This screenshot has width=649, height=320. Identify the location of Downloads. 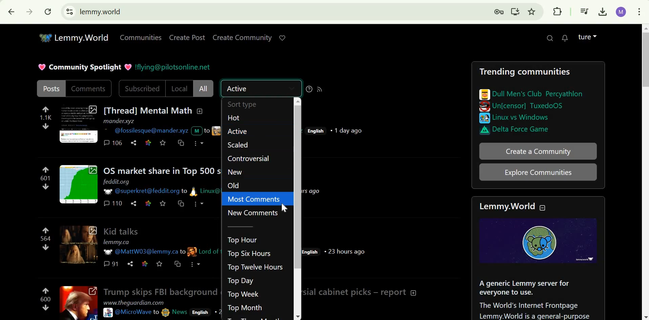
(602, 12).